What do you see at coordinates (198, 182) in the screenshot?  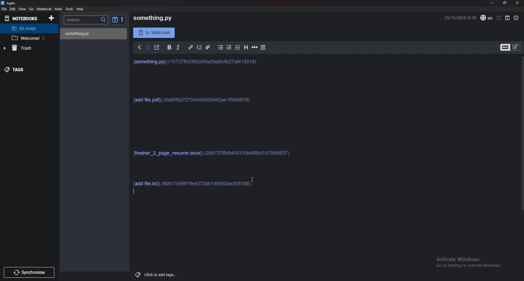 I see `[add file.txt](-/8b617e99f18e4373bb 14645523081 86)` at bounding box center [198, 182].